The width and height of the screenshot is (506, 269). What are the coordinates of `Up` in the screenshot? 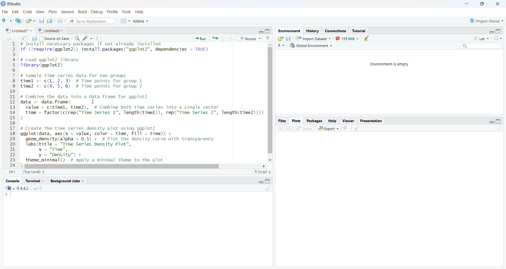 It's located at (223, 38).